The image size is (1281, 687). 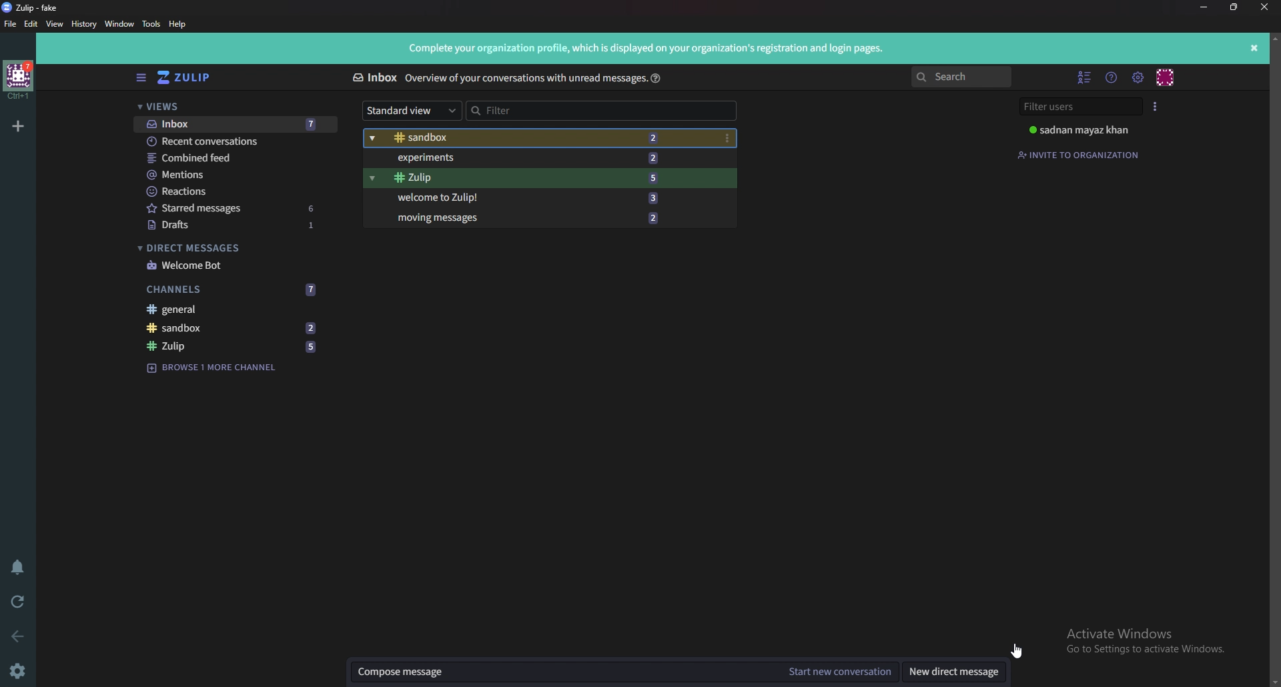 I want to click on view, so click(x=55, y=25).